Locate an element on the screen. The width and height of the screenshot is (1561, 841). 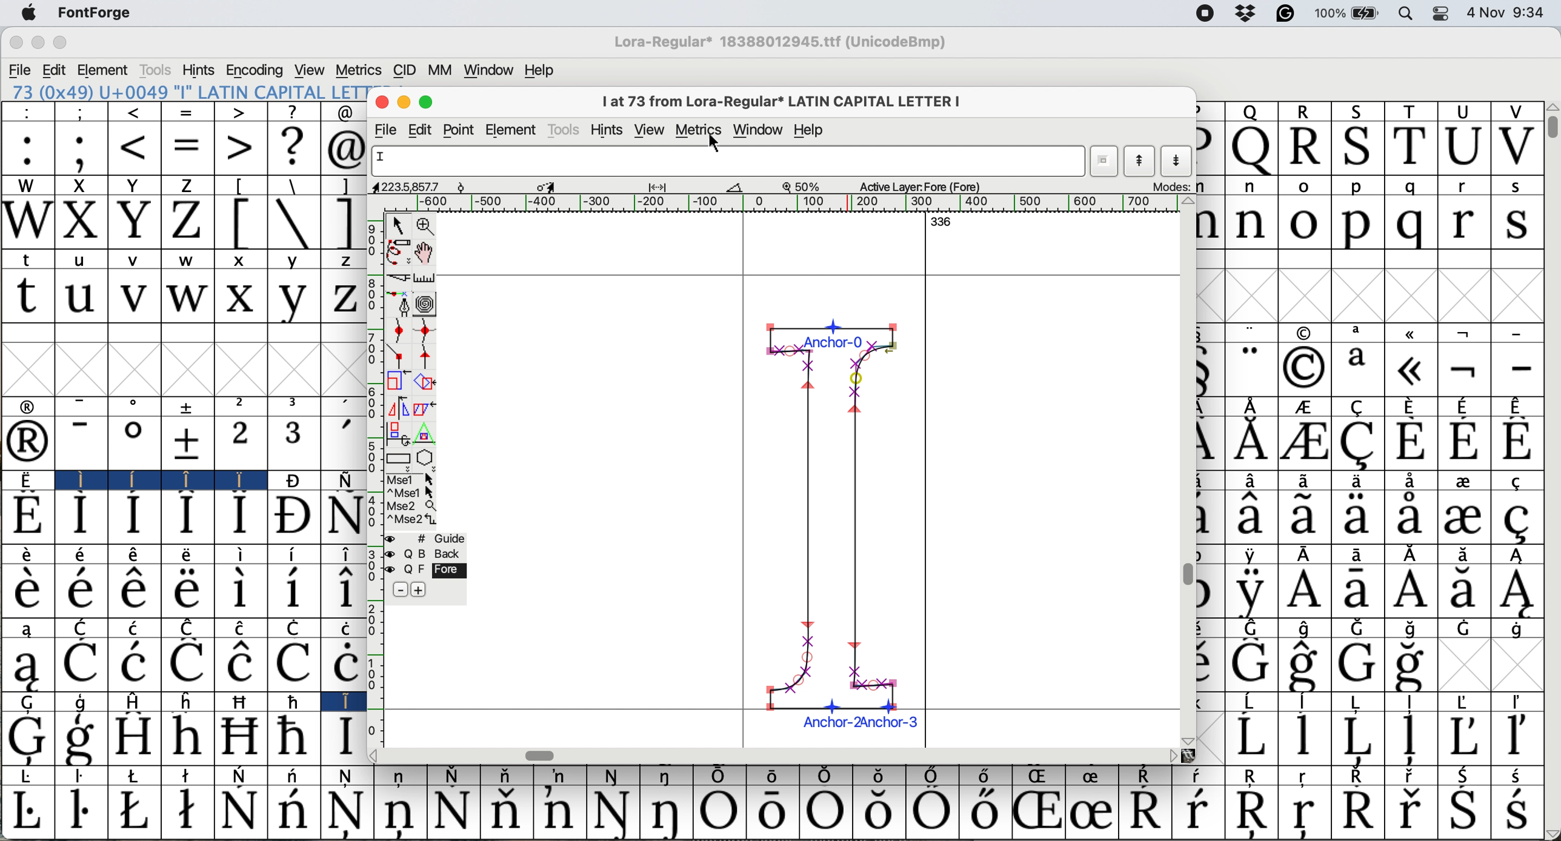
Symbol is located at coordinates (1412, 629).